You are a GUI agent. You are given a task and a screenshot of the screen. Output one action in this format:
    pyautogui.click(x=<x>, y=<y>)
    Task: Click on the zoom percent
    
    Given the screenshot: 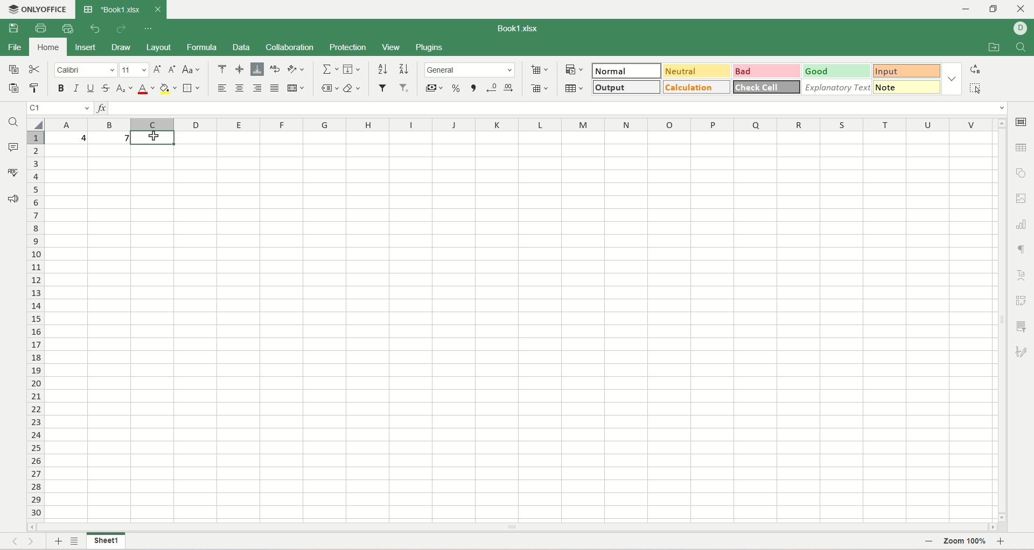 What is the action you would take?
    pyautogui.click(x=966, y=543)
    